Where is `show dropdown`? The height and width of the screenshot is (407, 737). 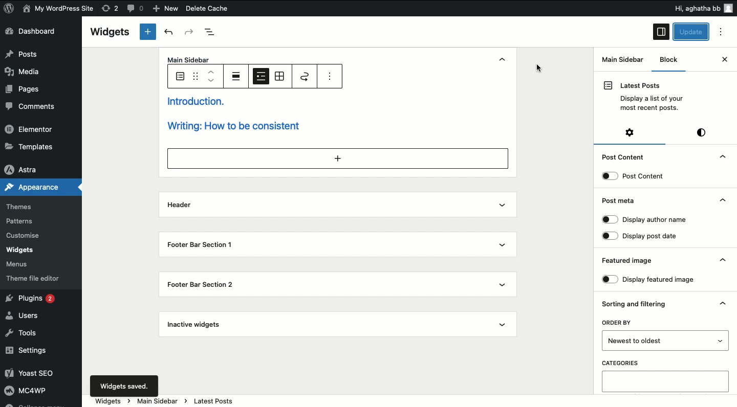 show dropdown is located at coordinates (504, 261).